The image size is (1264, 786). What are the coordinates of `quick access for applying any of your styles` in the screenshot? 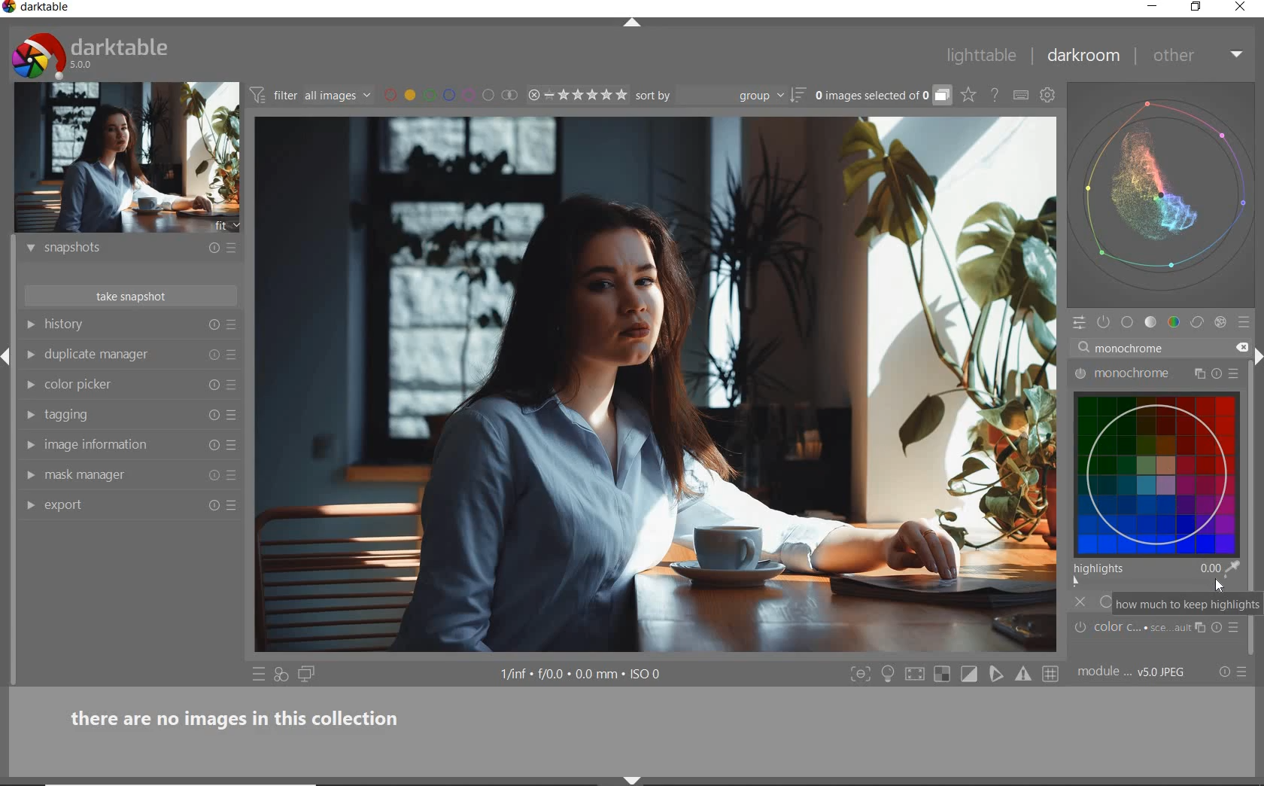 It's located at (282, 675).